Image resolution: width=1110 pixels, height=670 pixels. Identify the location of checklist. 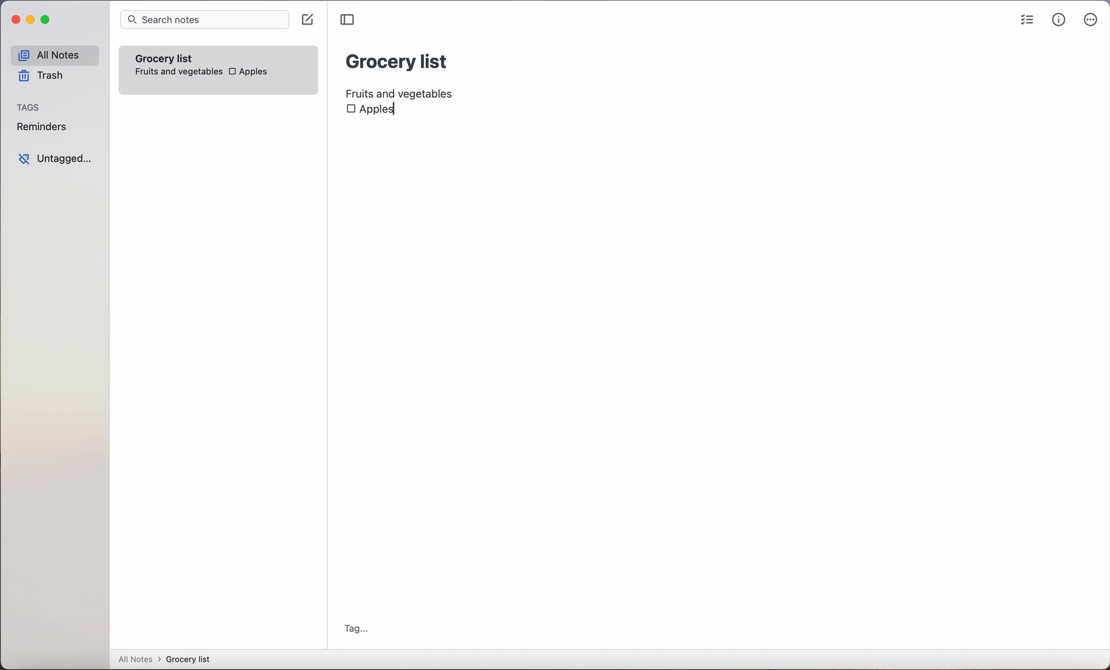
(1025, 21).